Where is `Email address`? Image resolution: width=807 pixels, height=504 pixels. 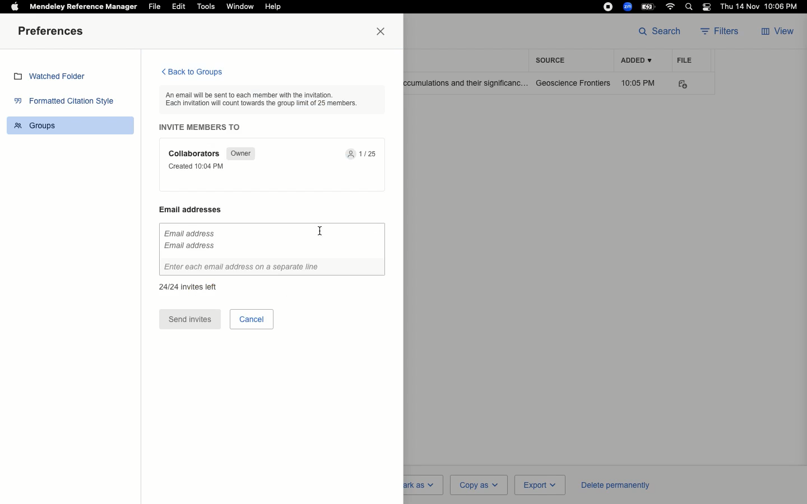
Email address is located at coordinates (196, 209).